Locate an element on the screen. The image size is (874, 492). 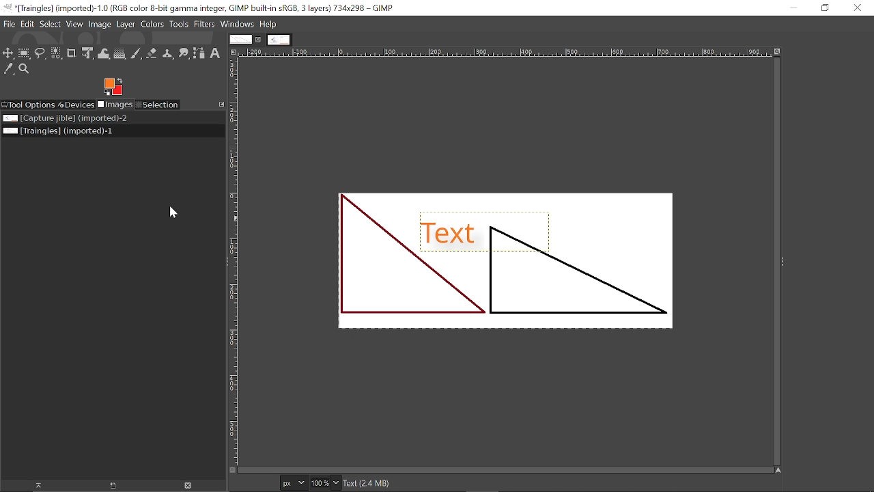
Gradient tool is located at coordinates (120, 54).